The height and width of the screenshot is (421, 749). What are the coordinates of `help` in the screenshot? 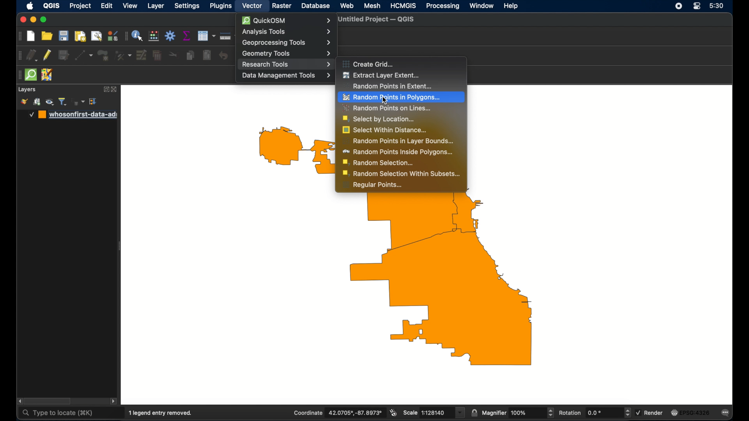 It's located at (511, 6).